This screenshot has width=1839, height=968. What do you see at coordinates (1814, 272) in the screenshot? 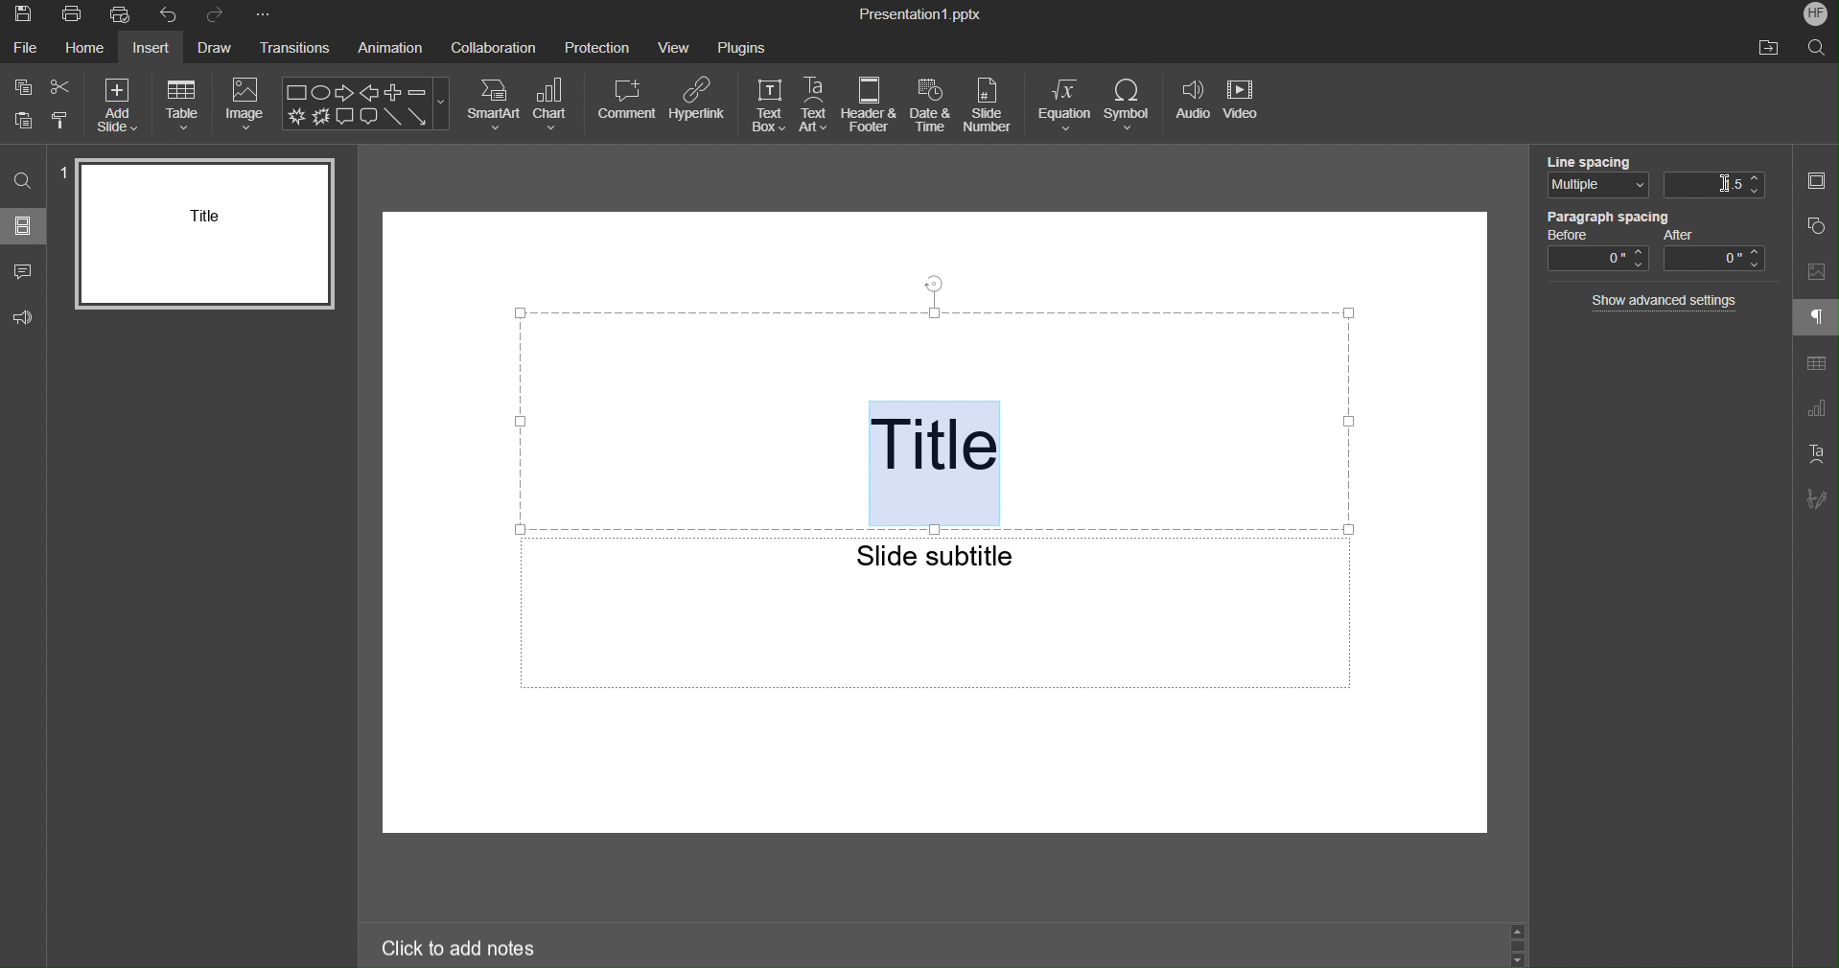
I see `Image Settings` at bounding box center [1814, 272].